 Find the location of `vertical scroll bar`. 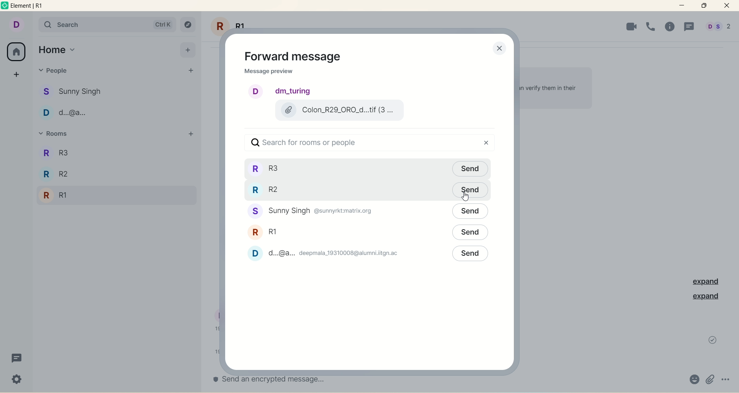

vertical scroll bar is located at coordinates (734, 205).